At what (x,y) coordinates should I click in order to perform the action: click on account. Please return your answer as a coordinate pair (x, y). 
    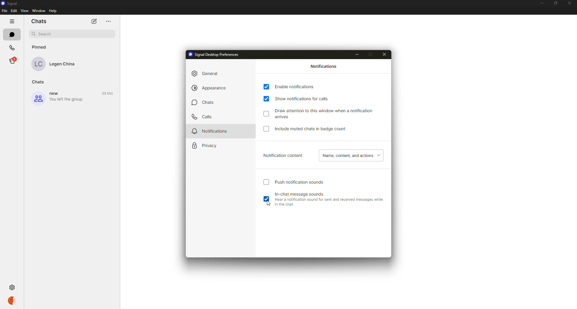
    Looking at the image, I should click on (12, 301).